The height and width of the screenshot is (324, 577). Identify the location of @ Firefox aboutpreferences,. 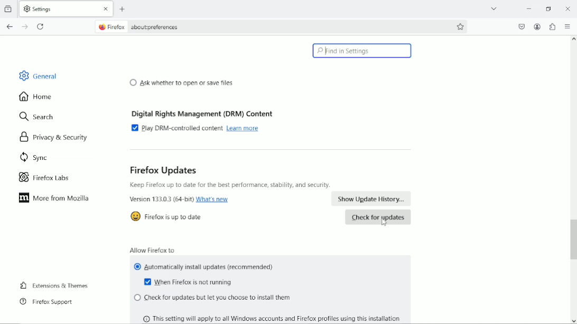
(148, 27).